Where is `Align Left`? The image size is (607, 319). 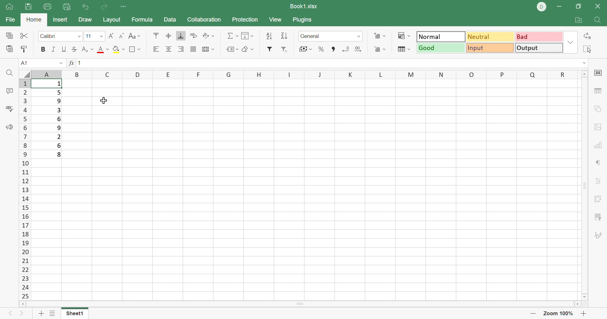 Align Left is located at coordinates (156, 49).